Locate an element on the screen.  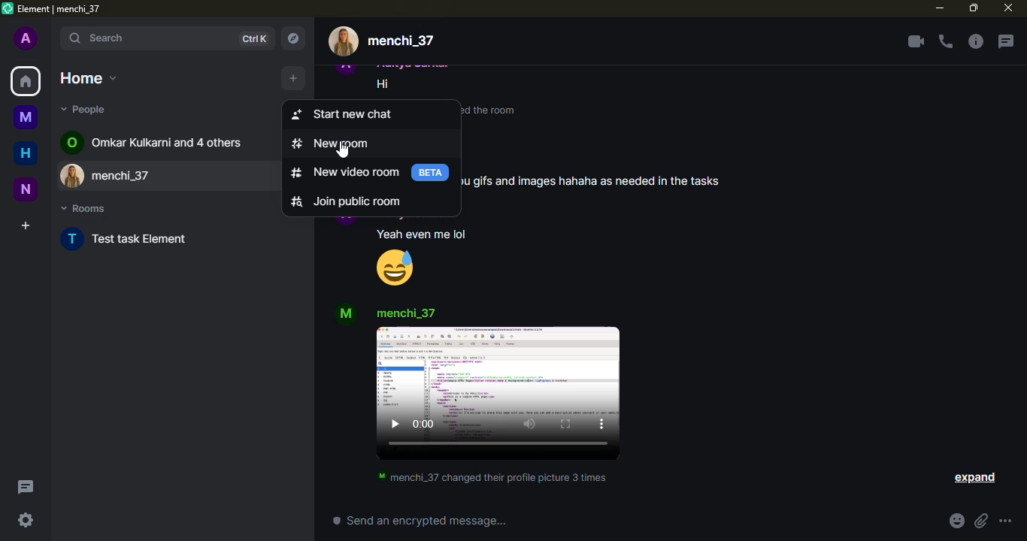
new is located at coordinates (26, 189).